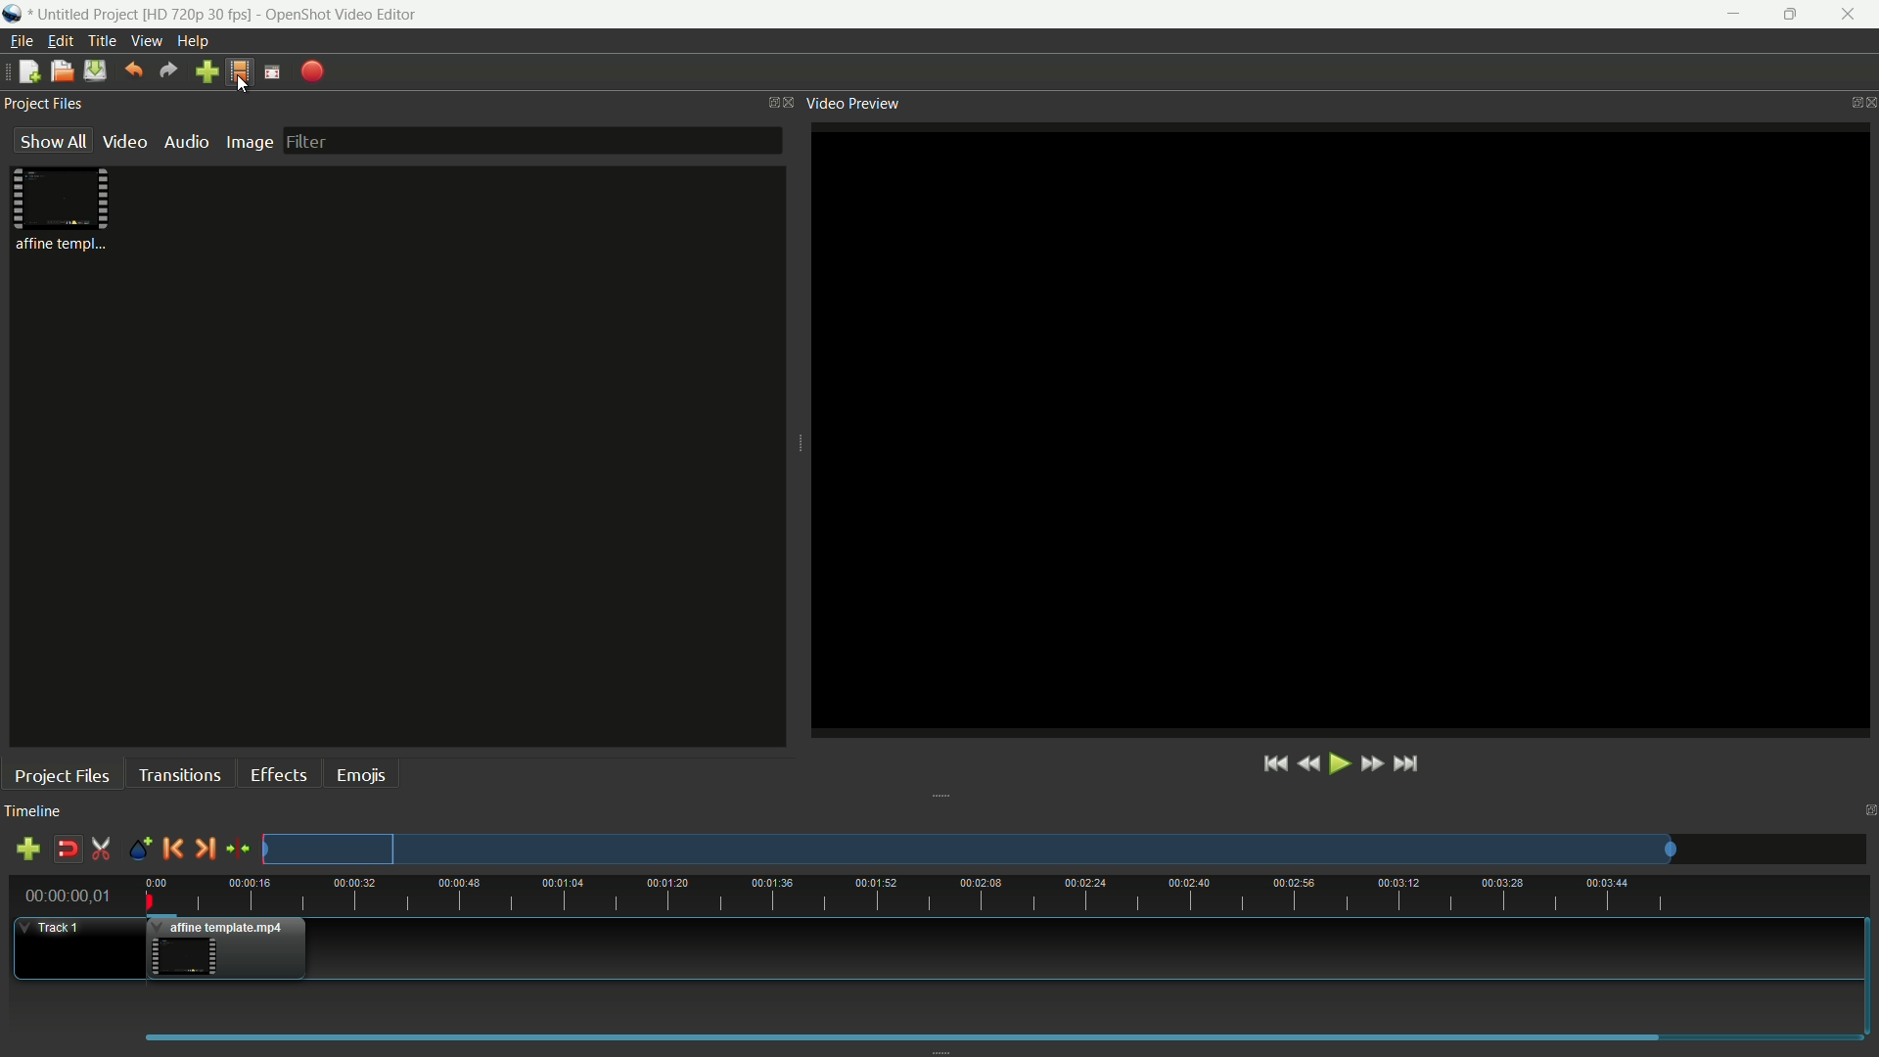  I want to click on close app, so click(1854, 15).